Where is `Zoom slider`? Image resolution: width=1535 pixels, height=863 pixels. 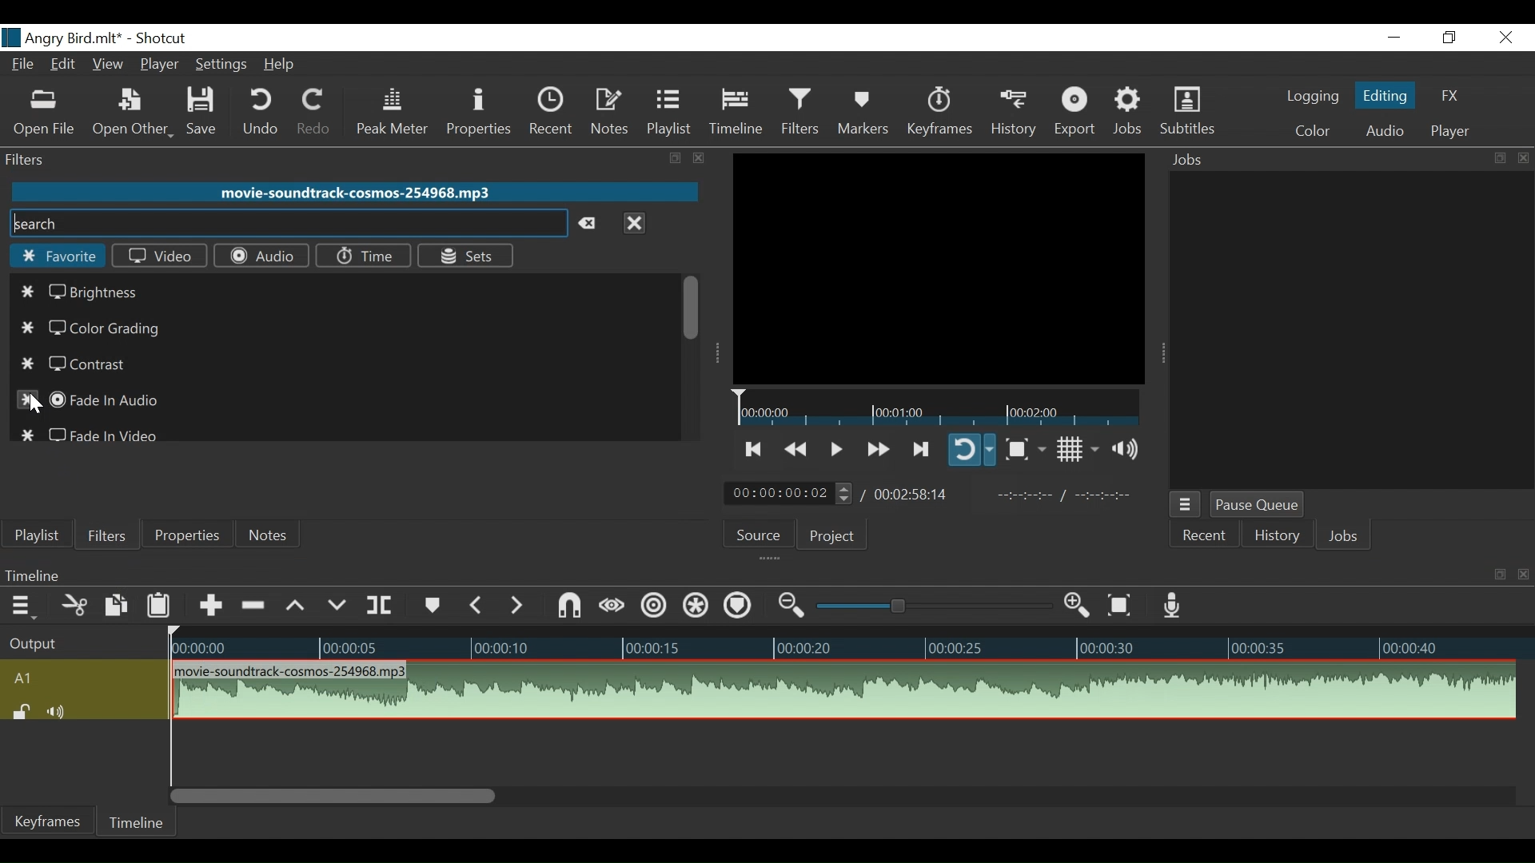
Zoom slider is located at coordinates (929, 606).